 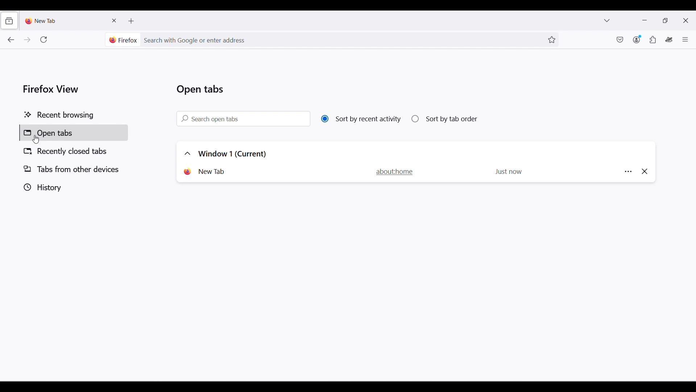 What do you see at coordinates (11, 40) in the screenshot?
I see `Go backward one page` at bounding box center [11, 40].